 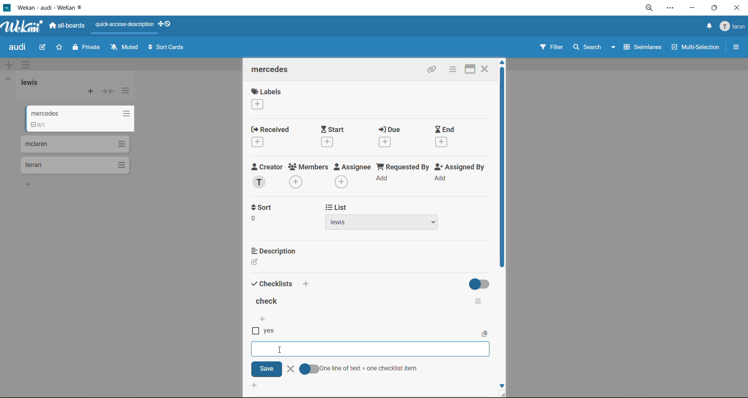 I want to click on close, so click(x=736, y=8).